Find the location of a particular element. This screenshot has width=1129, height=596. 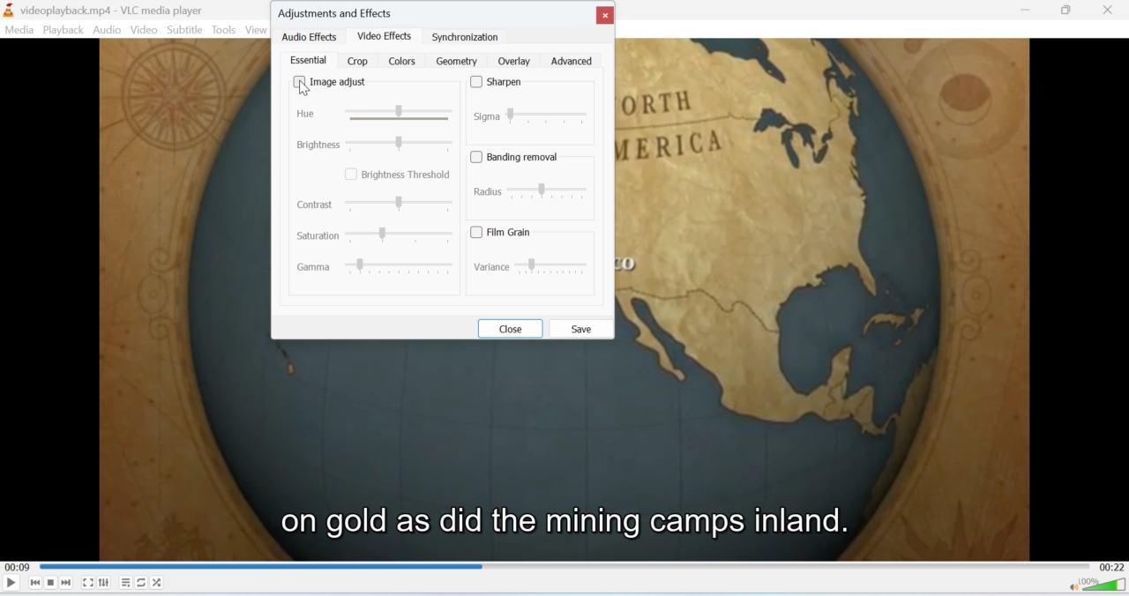

Playback is located at coordinates (64, 30).